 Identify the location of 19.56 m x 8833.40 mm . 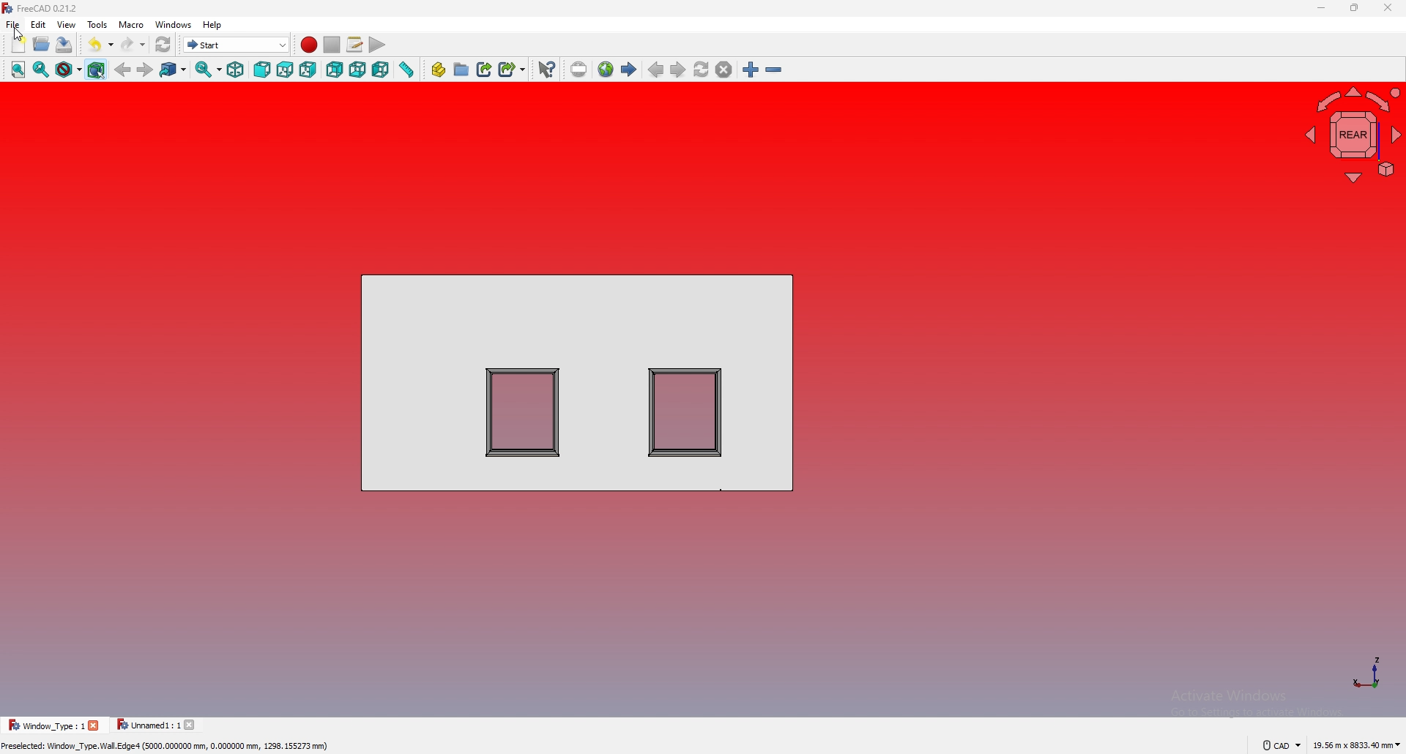
(1357, 743).